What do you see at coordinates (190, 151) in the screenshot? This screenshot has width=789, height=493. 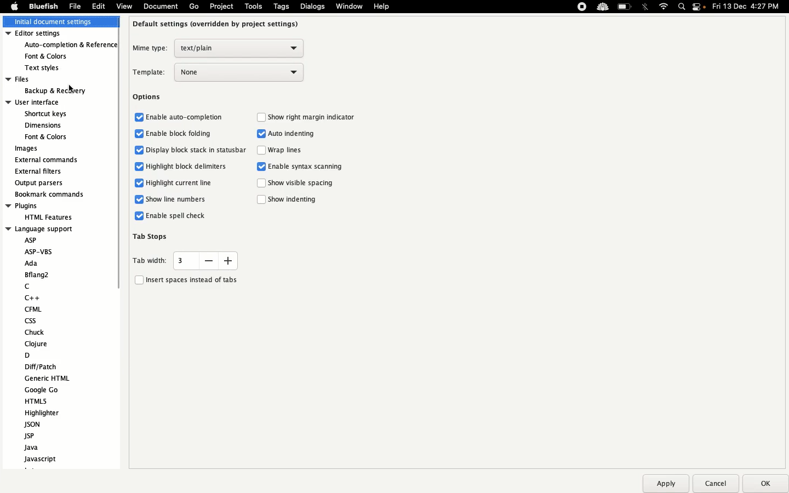 I see `Display block stack in status bar` at bounding box center [190, 151].